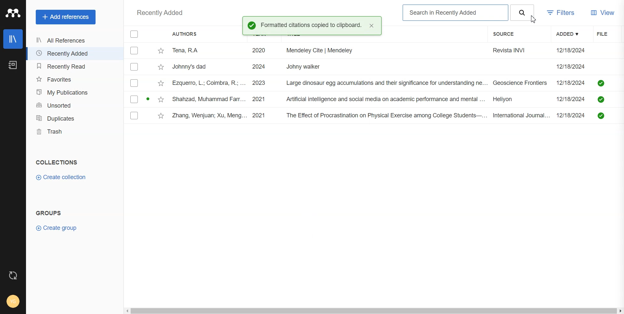 The height and width of the screenshot is (314, 624). I want to click on Star, so click(161, 51).